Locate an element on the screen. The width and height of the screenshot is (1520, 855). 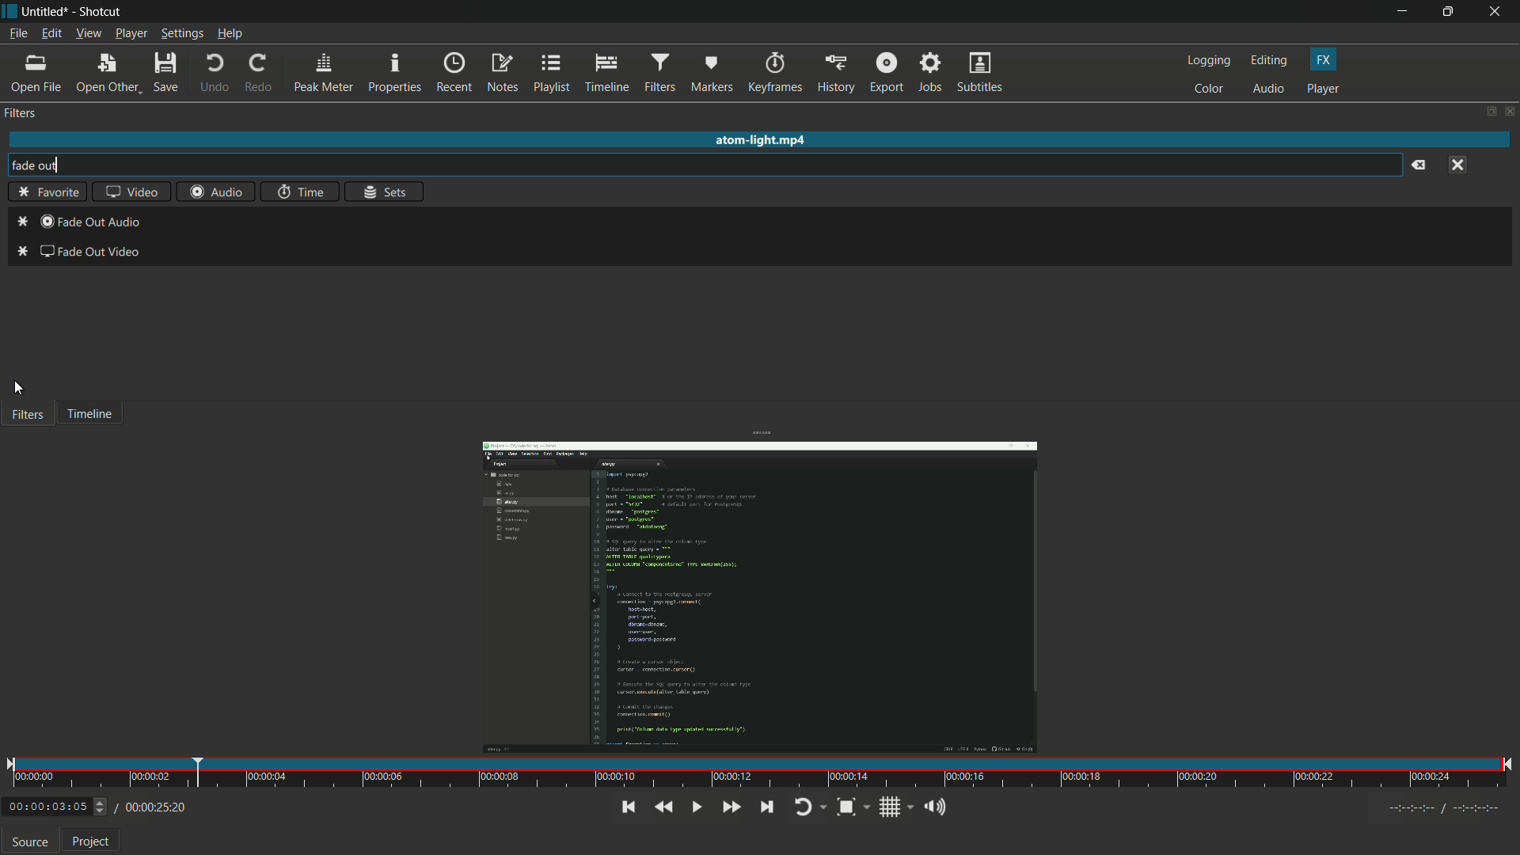
toggle zoom is located at coordinates (845, 807).